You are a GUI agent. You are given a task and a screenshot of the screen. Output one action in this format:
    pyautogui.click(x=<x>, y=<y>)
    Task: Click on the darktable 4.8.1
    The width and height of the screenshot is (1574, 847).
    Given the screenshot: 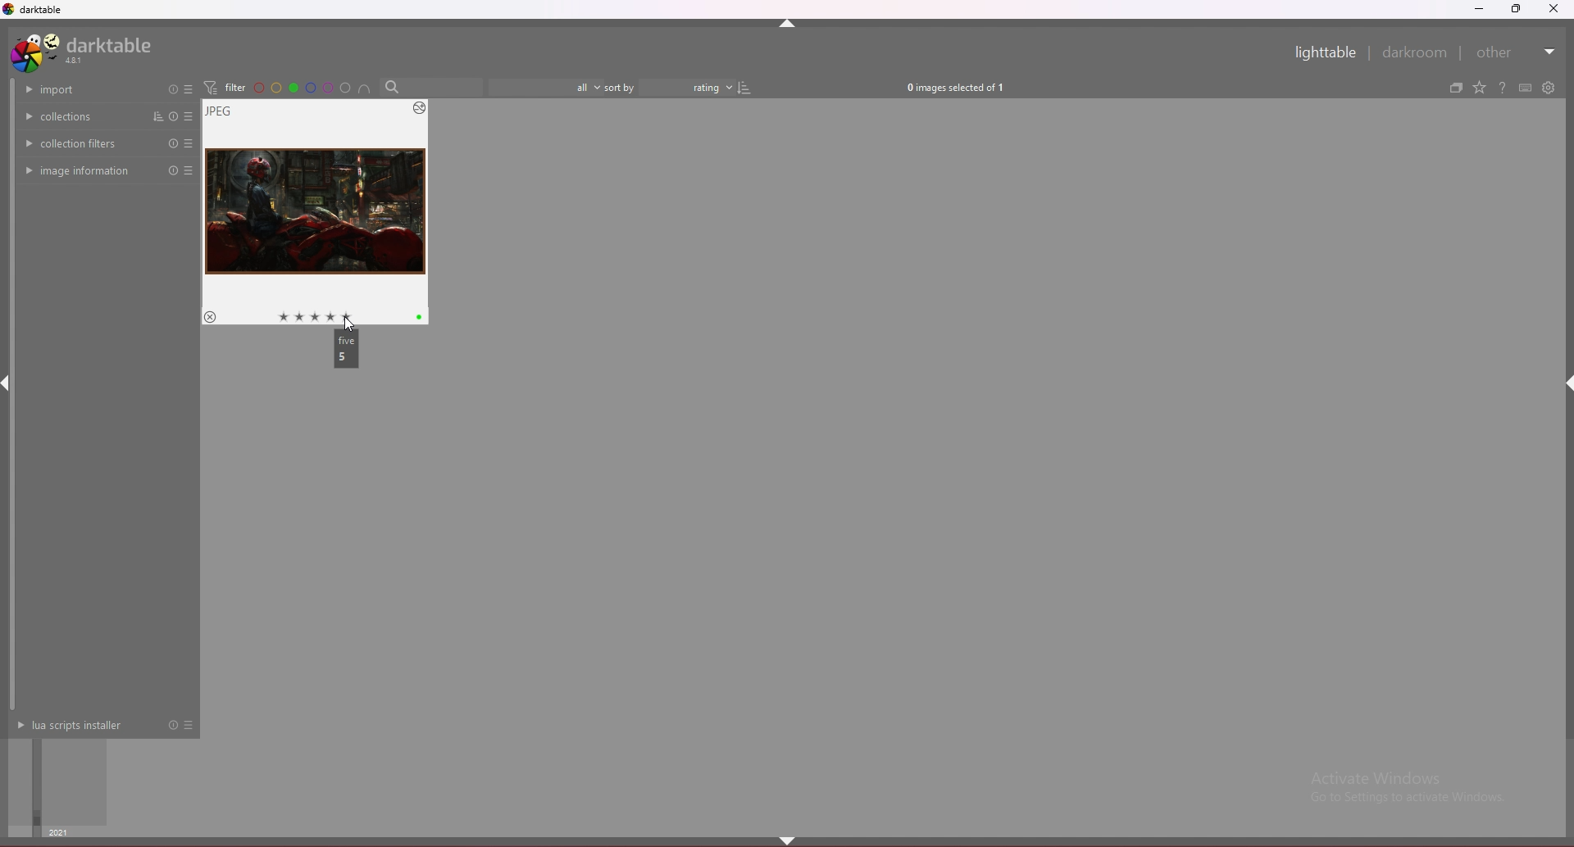 What is the action you would take?
    pyautogui.click(x=85, y=52)
    